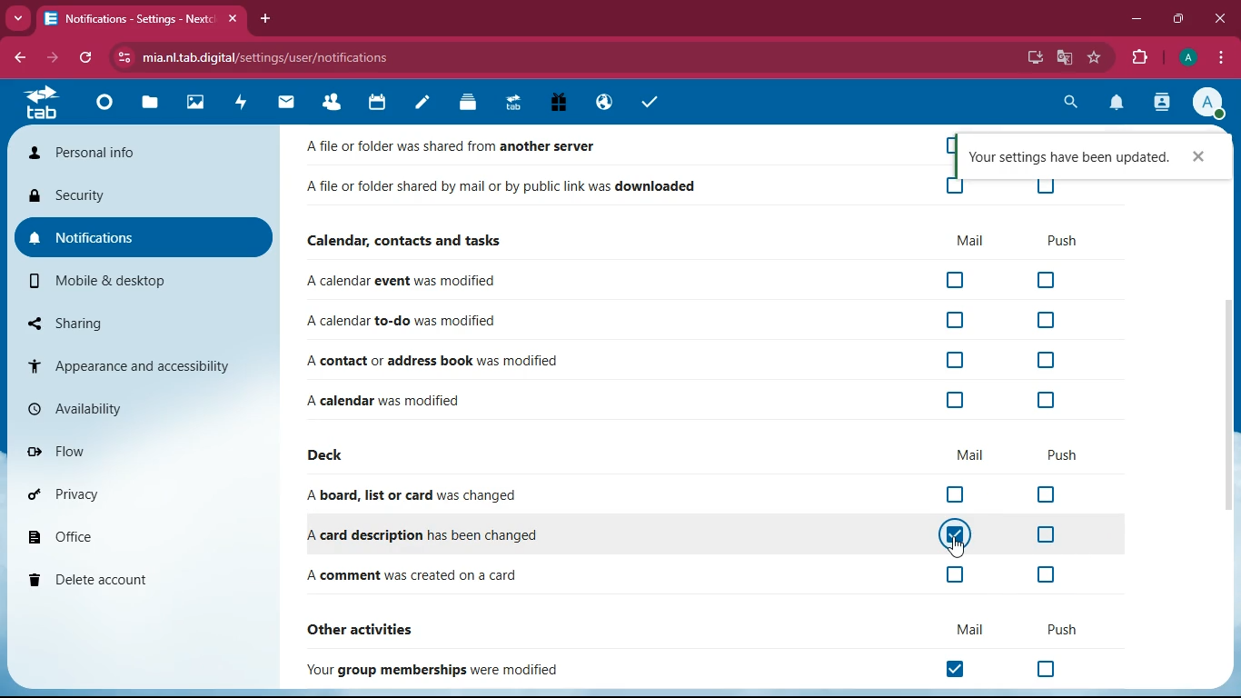  Describe the element at coordinates (1044, 576) in the screenshot. I see `off` at that location.